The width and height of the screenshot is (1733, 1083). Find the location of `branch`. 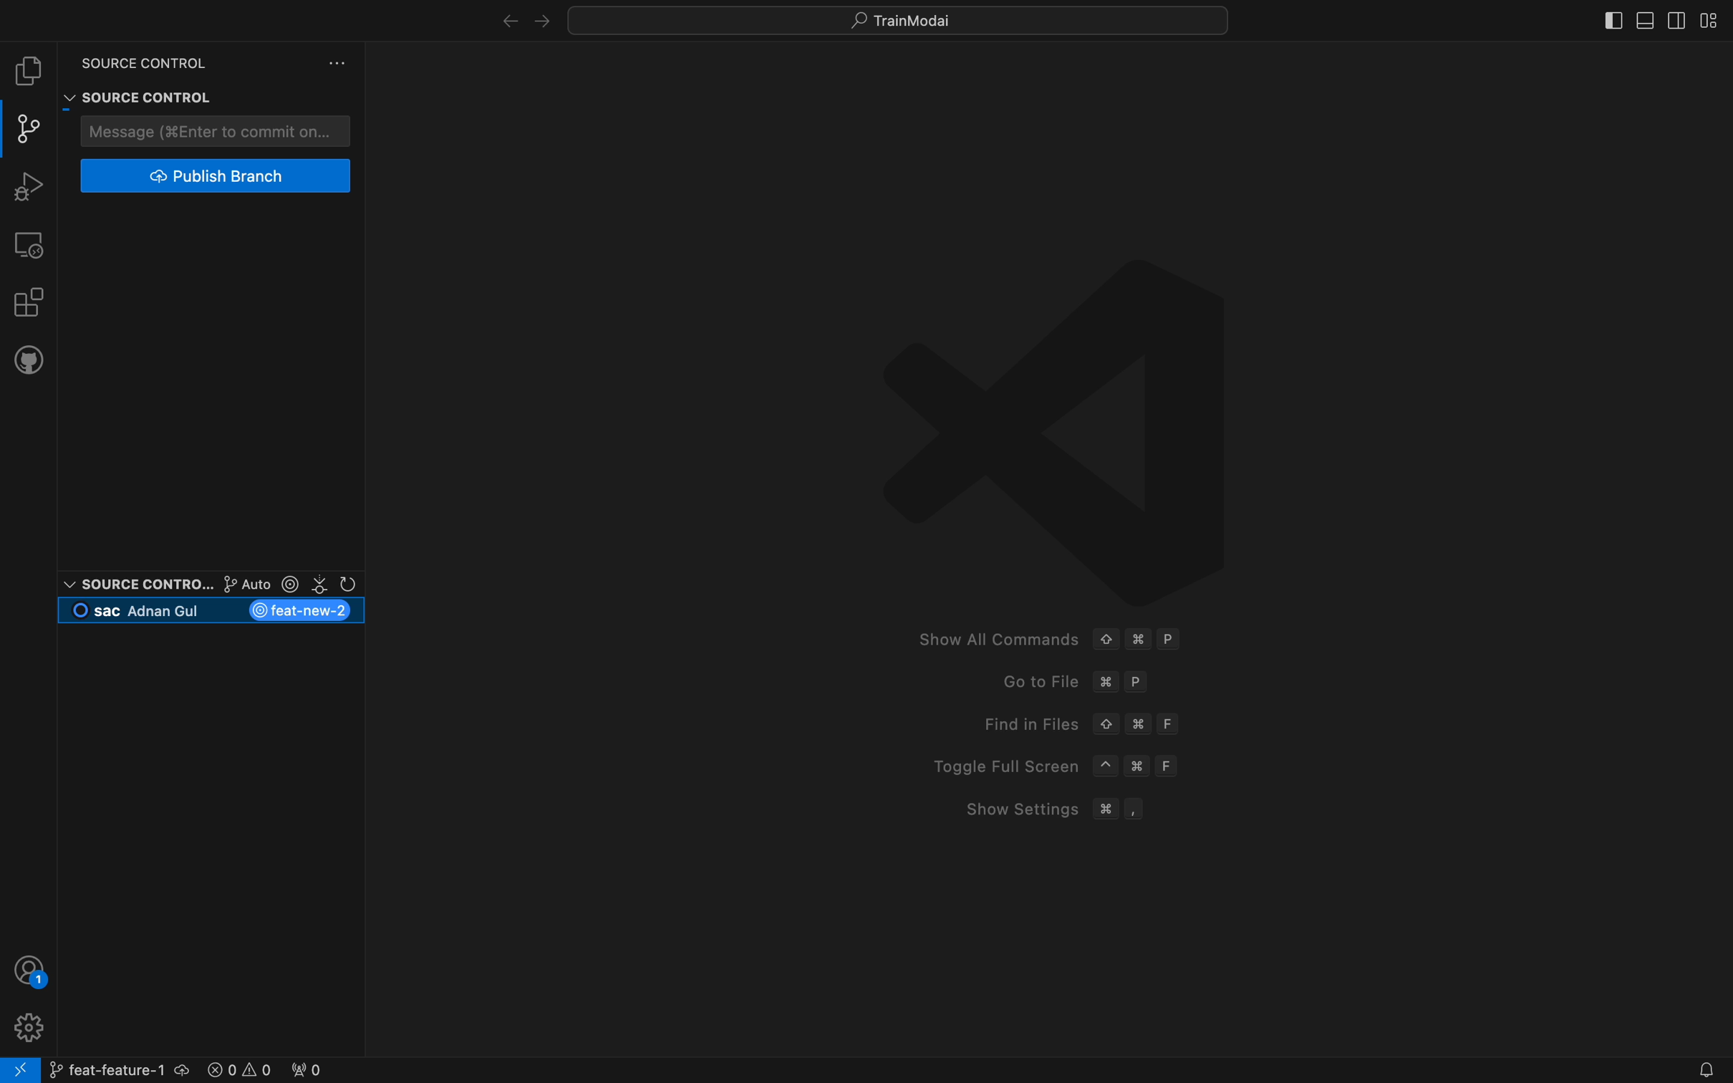

branch is located at coordinates (117, 1067).